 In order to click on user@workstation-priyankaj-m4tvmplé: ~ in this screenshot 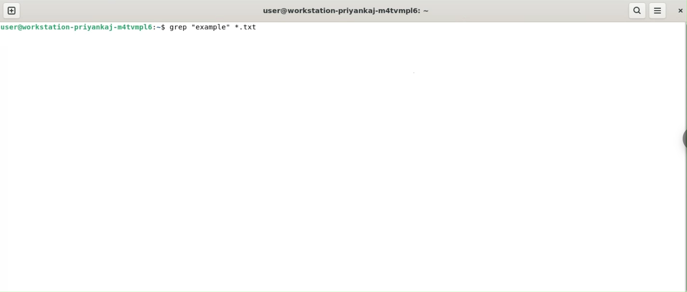, I will do `click(347, 11)`.